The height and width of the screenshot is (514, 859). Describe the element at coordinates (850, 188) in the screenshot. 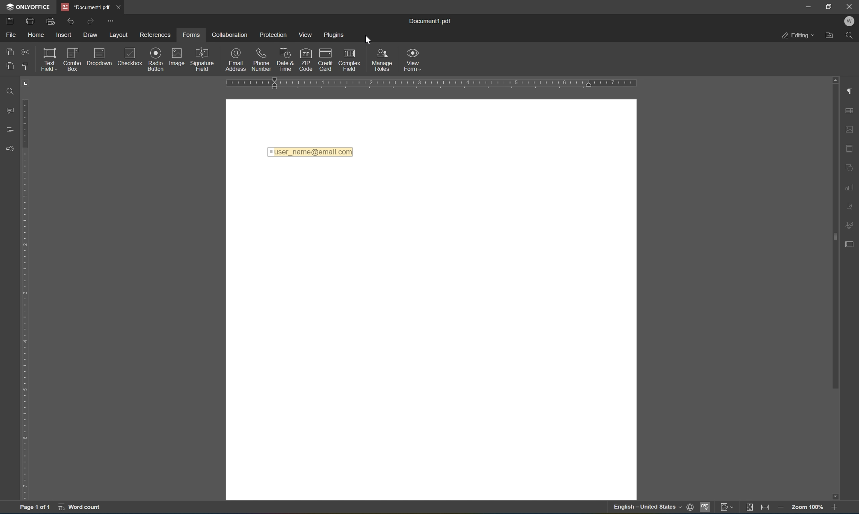

I see `chart settings` at that location.